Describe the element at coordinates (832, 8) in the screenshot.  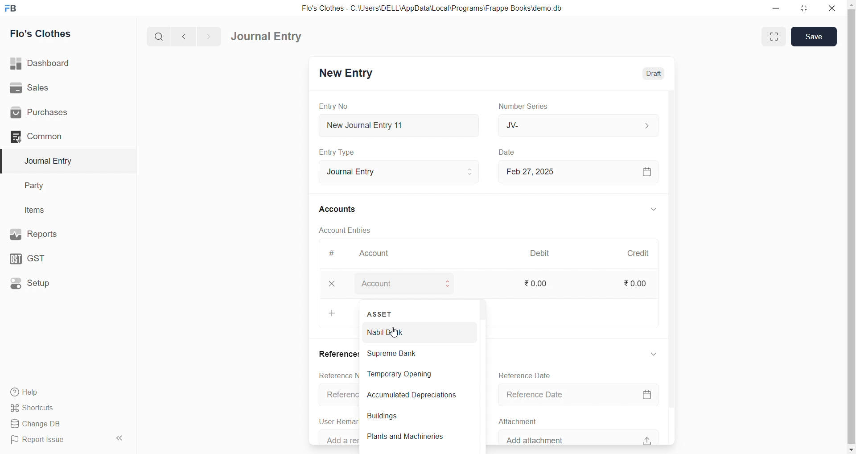
I see `close` at that location.